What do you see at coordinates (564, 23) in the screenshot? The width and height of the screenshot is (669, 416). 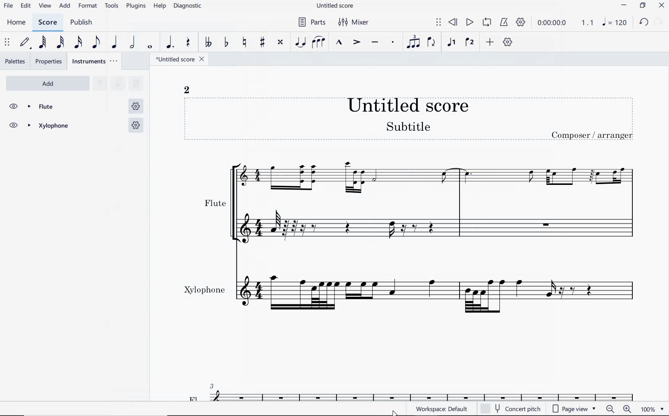 I see `PLAY TIME` at bounding box center [564, 23].